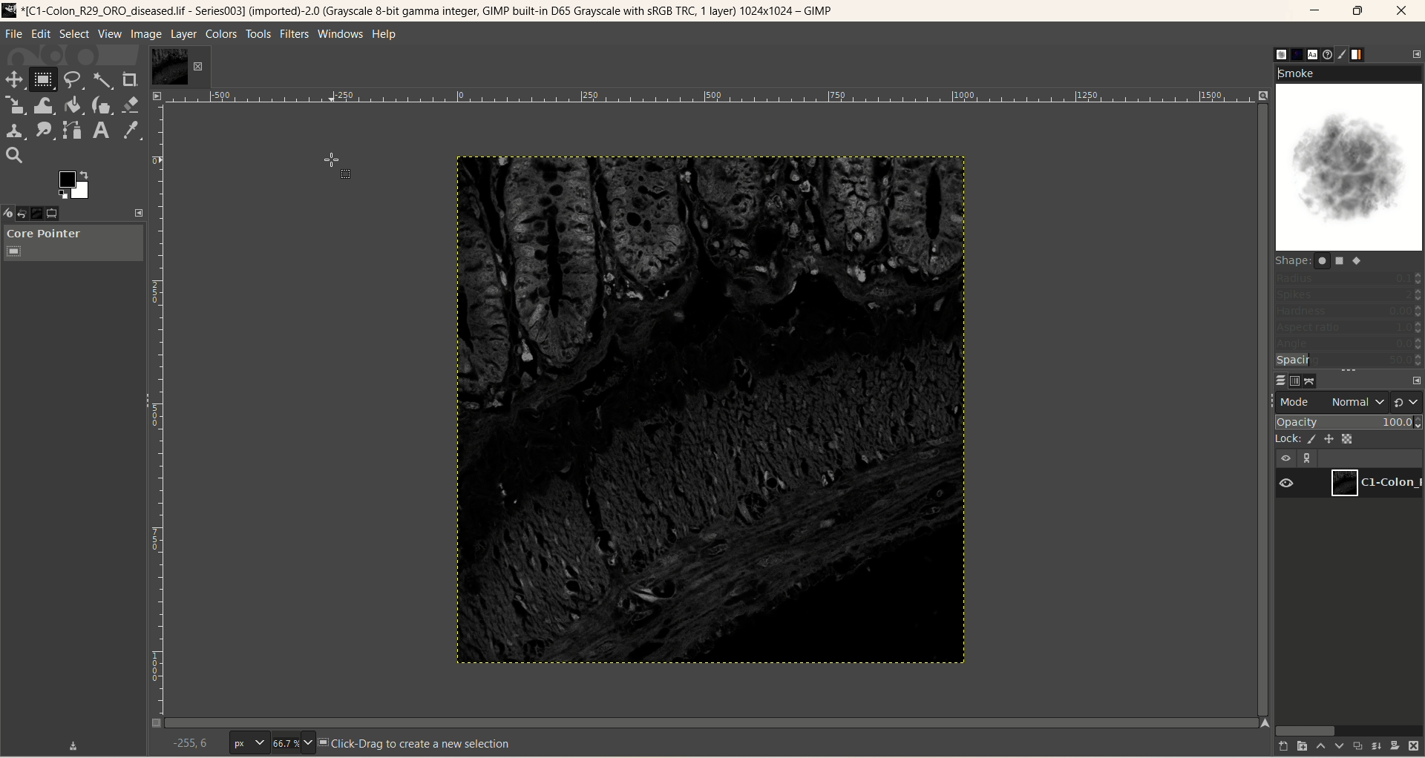 Image resolution: width=1425 pixels, height=758 pixels. What do you see at coordinates (714, 415) in the screenshot?
I see `image` at bounding box center [714, 415].